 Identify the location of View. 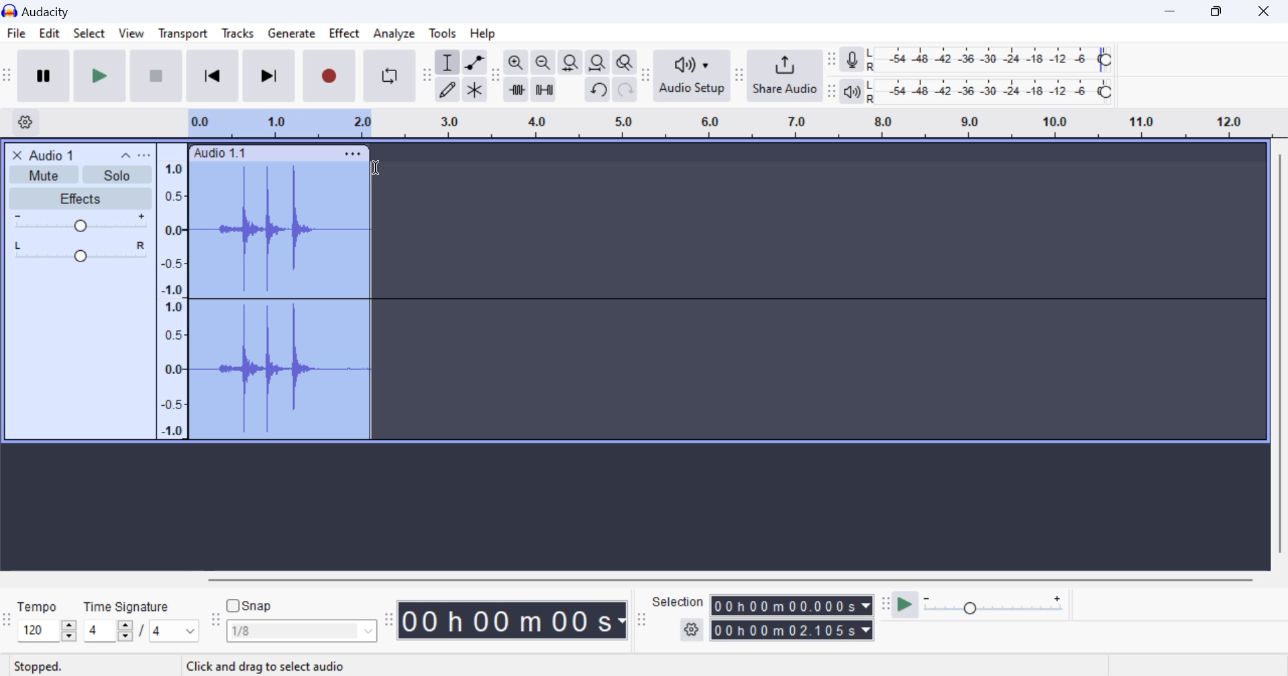
(130, 36).